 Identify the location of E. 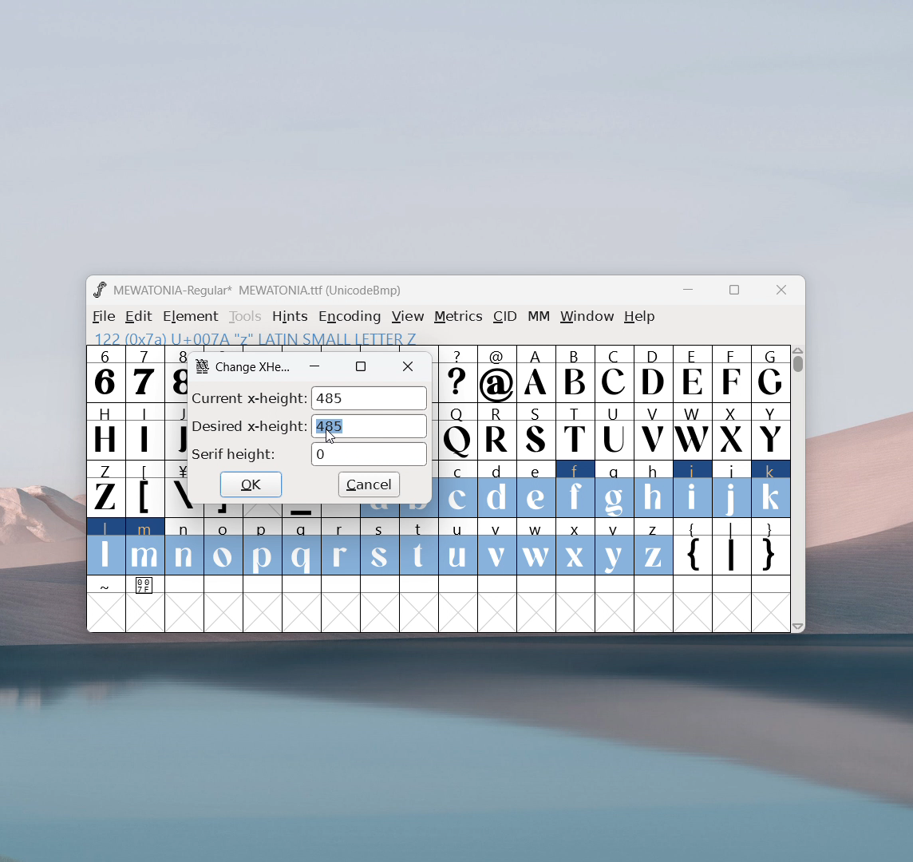
(692, 374).